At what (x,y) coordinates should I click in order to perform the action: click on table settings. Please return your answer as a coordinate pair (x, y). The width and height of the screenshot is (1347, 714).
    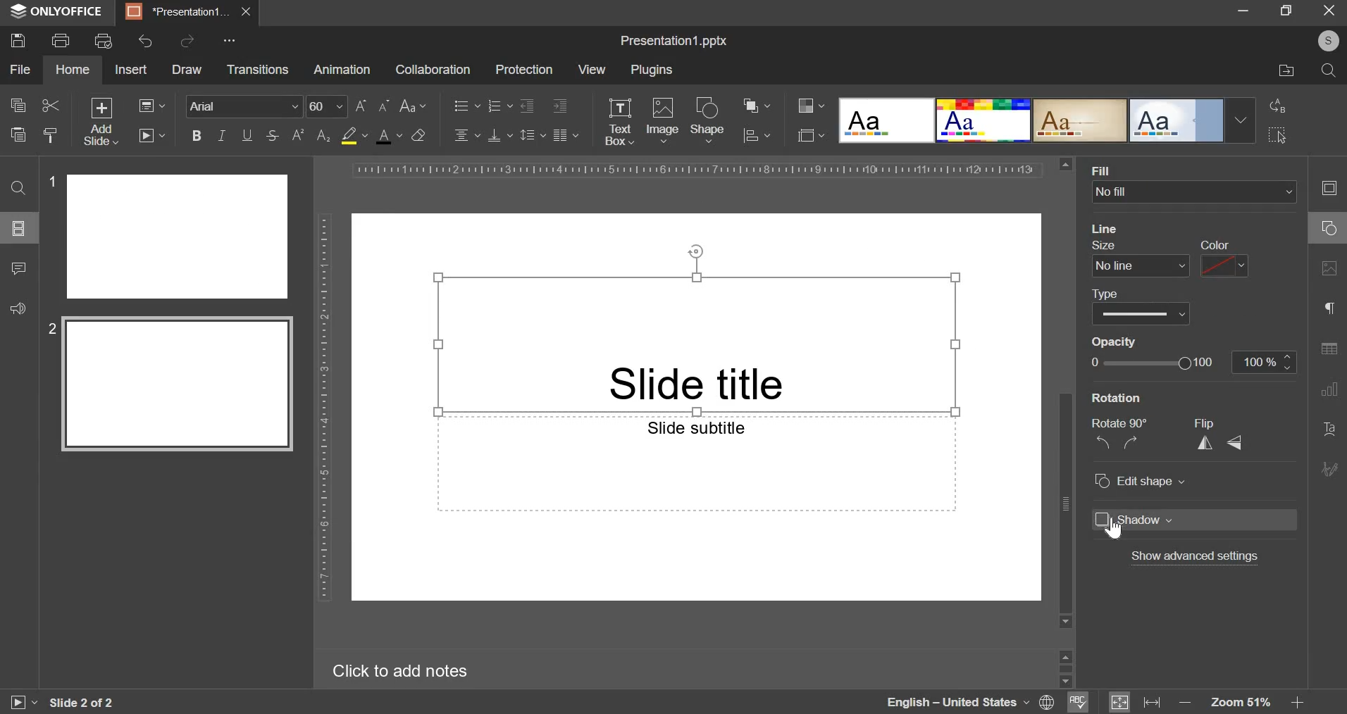
    Looking at the image, I should click on (1329, 349).